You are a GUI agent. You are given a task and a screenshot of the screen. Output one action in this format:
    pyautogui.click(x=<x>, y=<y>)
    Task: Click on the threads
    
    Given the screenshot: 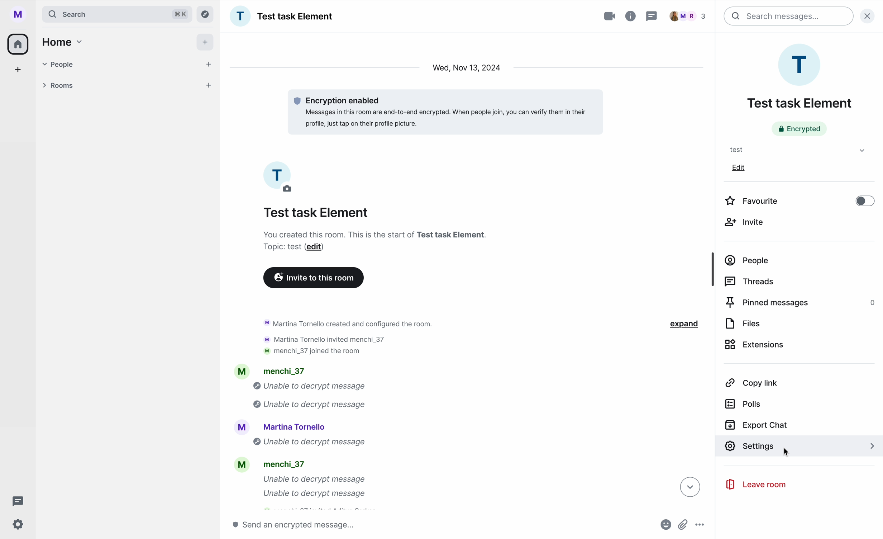 What is the action you would take?
    pyautogui.click(x=751, y=281)
    